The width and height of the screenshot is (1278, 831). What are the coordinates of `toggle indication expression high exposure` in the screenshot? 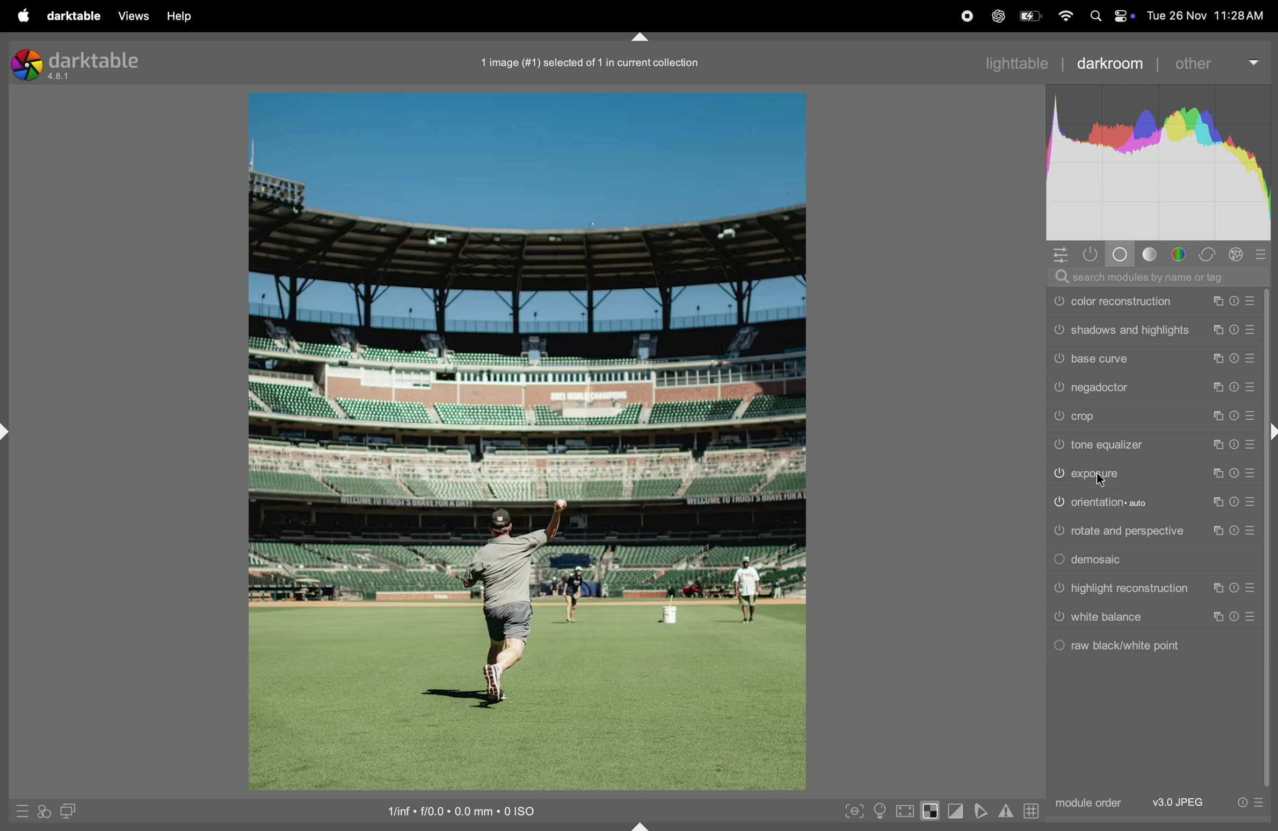 It's located at (932, 811).